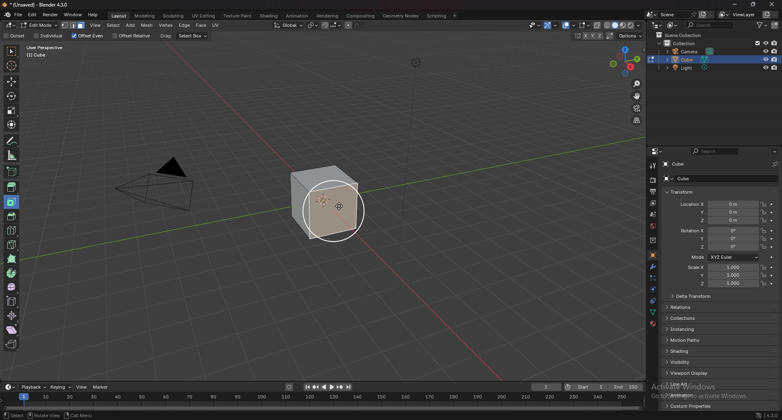 The height and width of the screenshot is (420, 782). Describe the element at coordinates (12, 330) in the screenshot. I see `shear` at that location.